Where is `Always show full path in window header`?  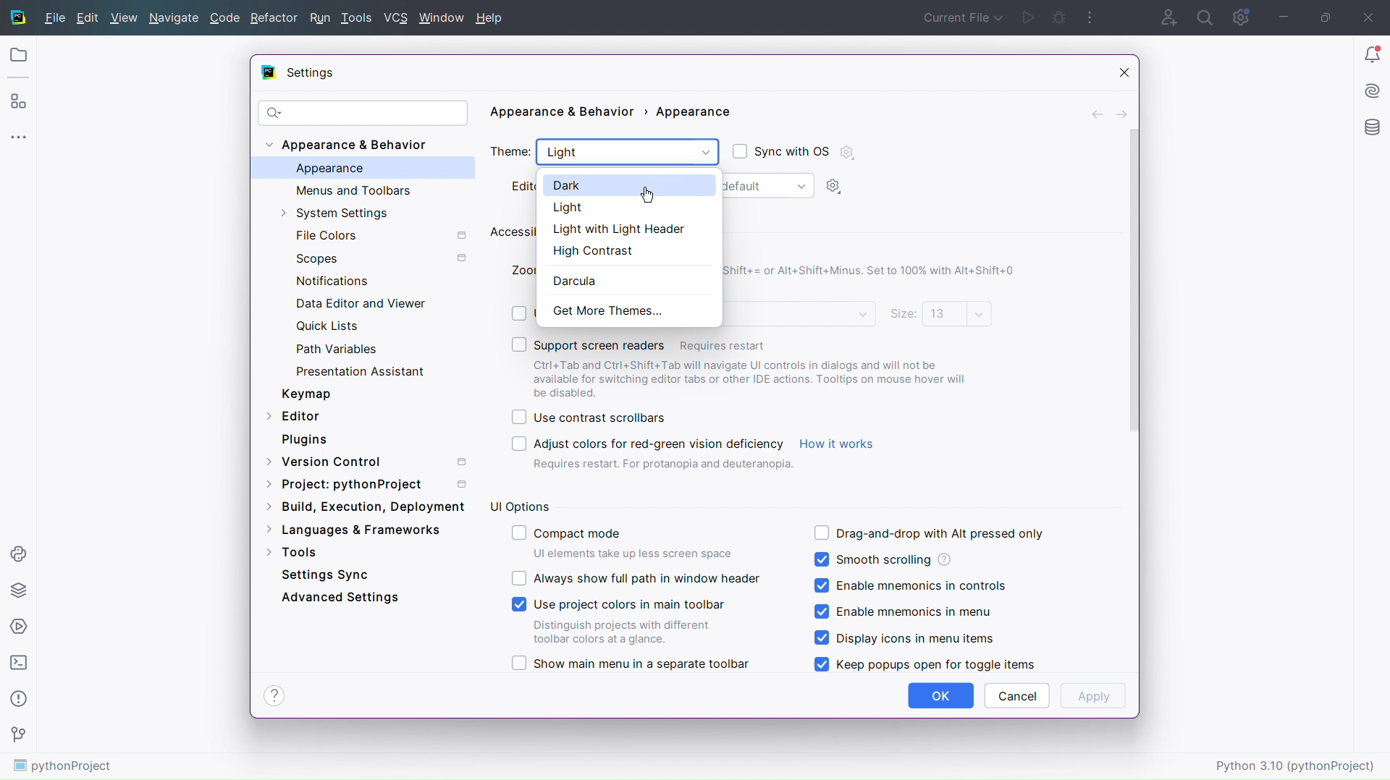 Always show full path in window header is located at coordinates (636, 578).